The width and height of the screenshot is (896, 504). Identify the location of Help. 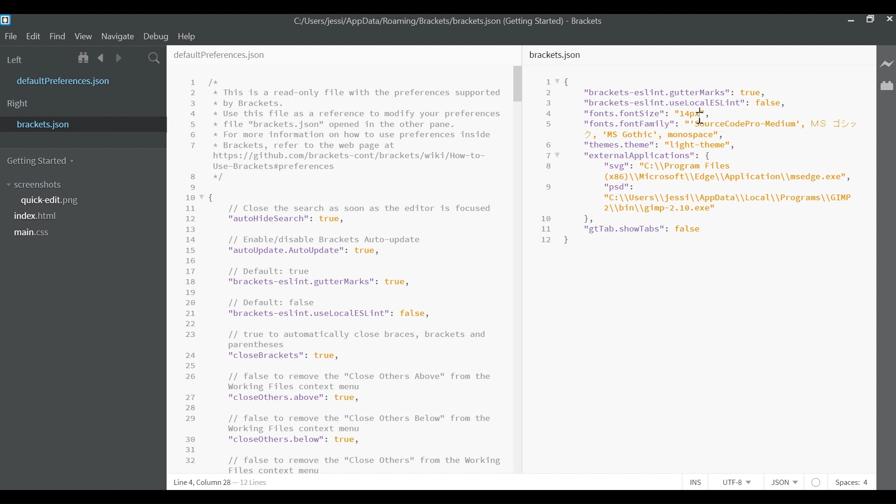
(188, 36).